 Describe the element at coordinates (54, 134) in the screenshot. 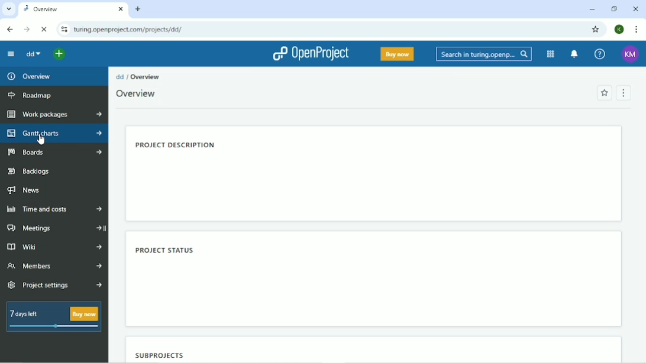

I see `Gantt charts` at that location.